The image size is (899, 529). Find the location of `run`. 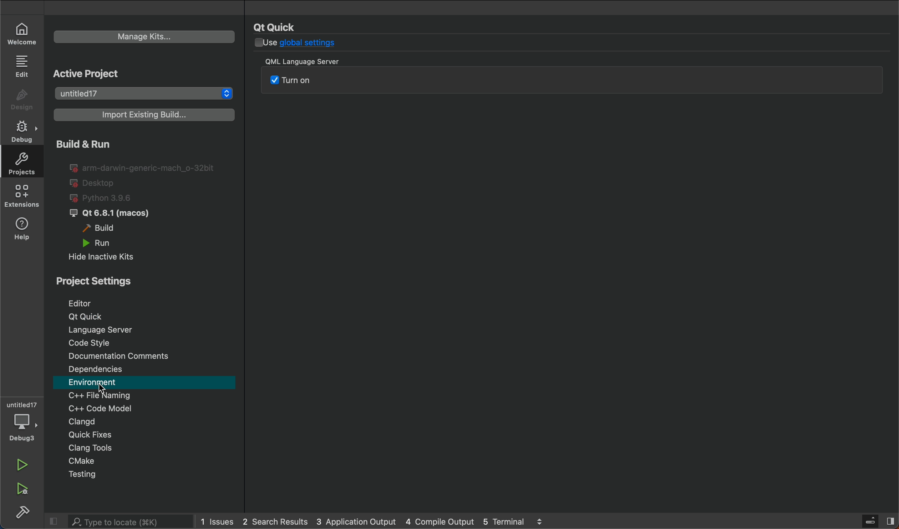

run is located at coordinates (109, 242).